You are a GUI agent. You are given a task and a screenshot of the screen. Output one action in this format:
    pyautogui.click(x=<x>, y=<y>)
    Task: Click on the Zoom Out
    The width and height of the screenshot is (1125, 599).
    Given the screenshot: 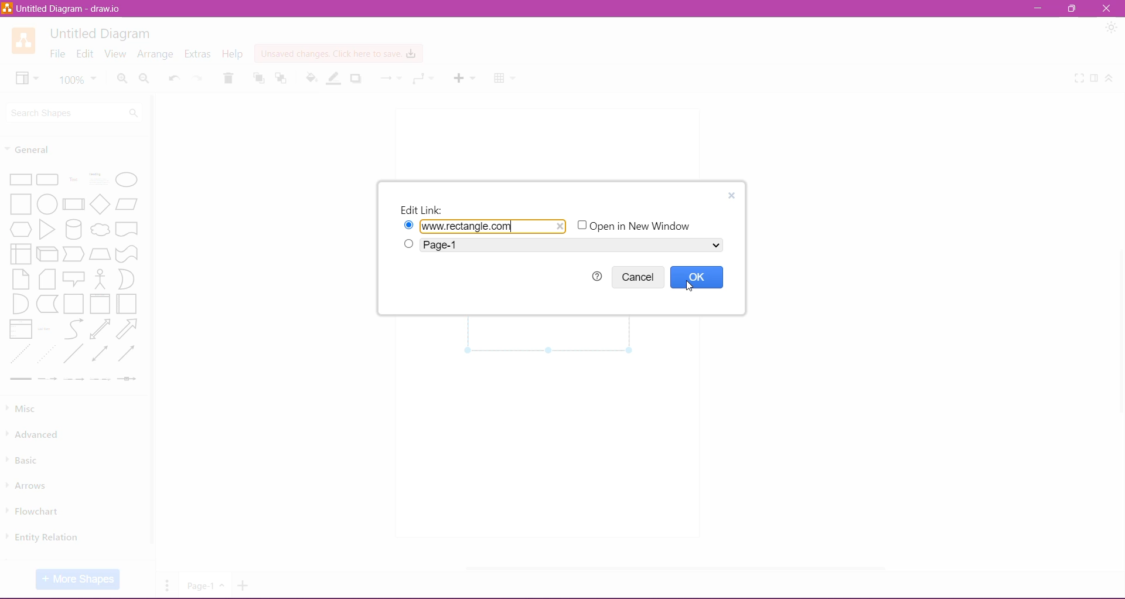 What is the action you would take?
    pyautogui.click(x=145, y=79)
    